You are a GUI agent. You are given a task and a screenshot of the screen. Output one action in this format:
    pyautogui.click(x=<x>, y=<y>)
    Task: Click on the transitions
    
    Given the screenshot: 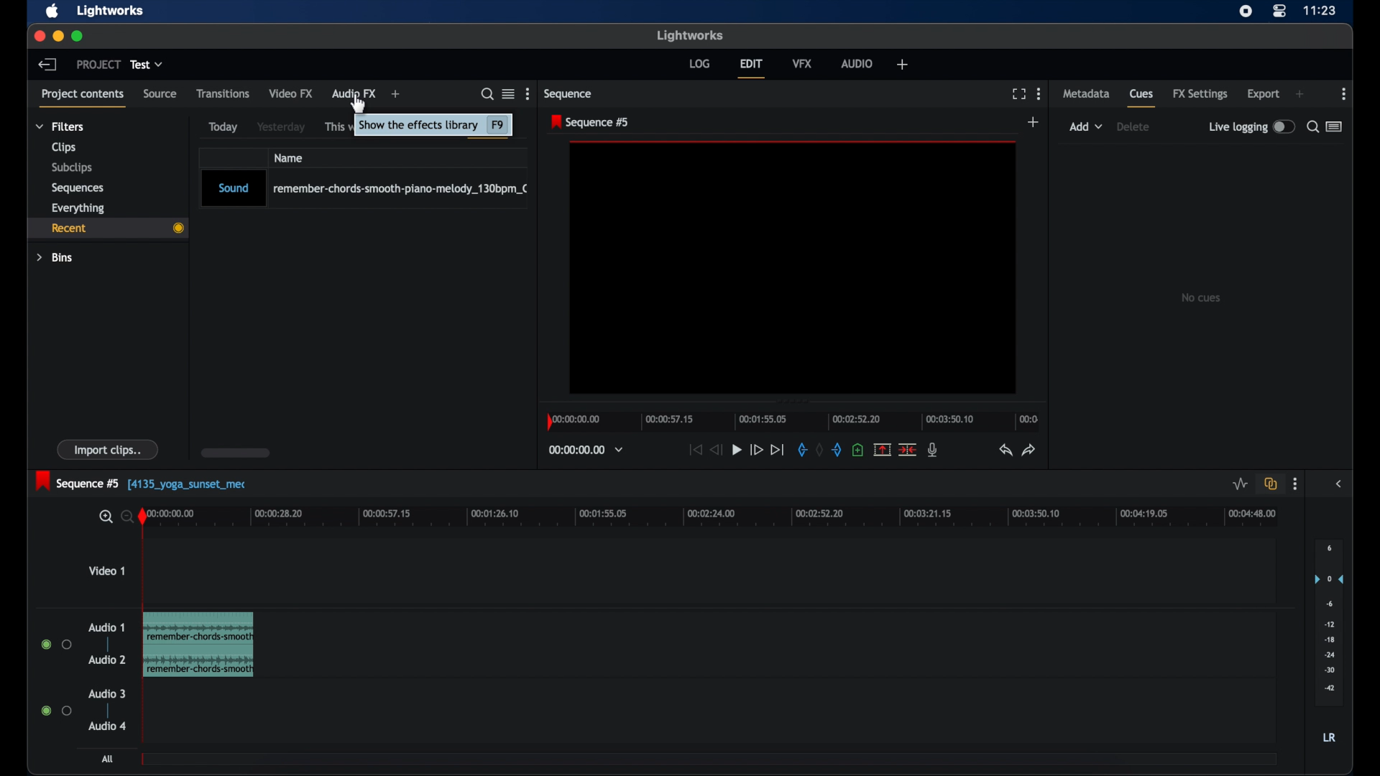 What is the action you would take?
    pyautogui.click(x=223, y=94)
    